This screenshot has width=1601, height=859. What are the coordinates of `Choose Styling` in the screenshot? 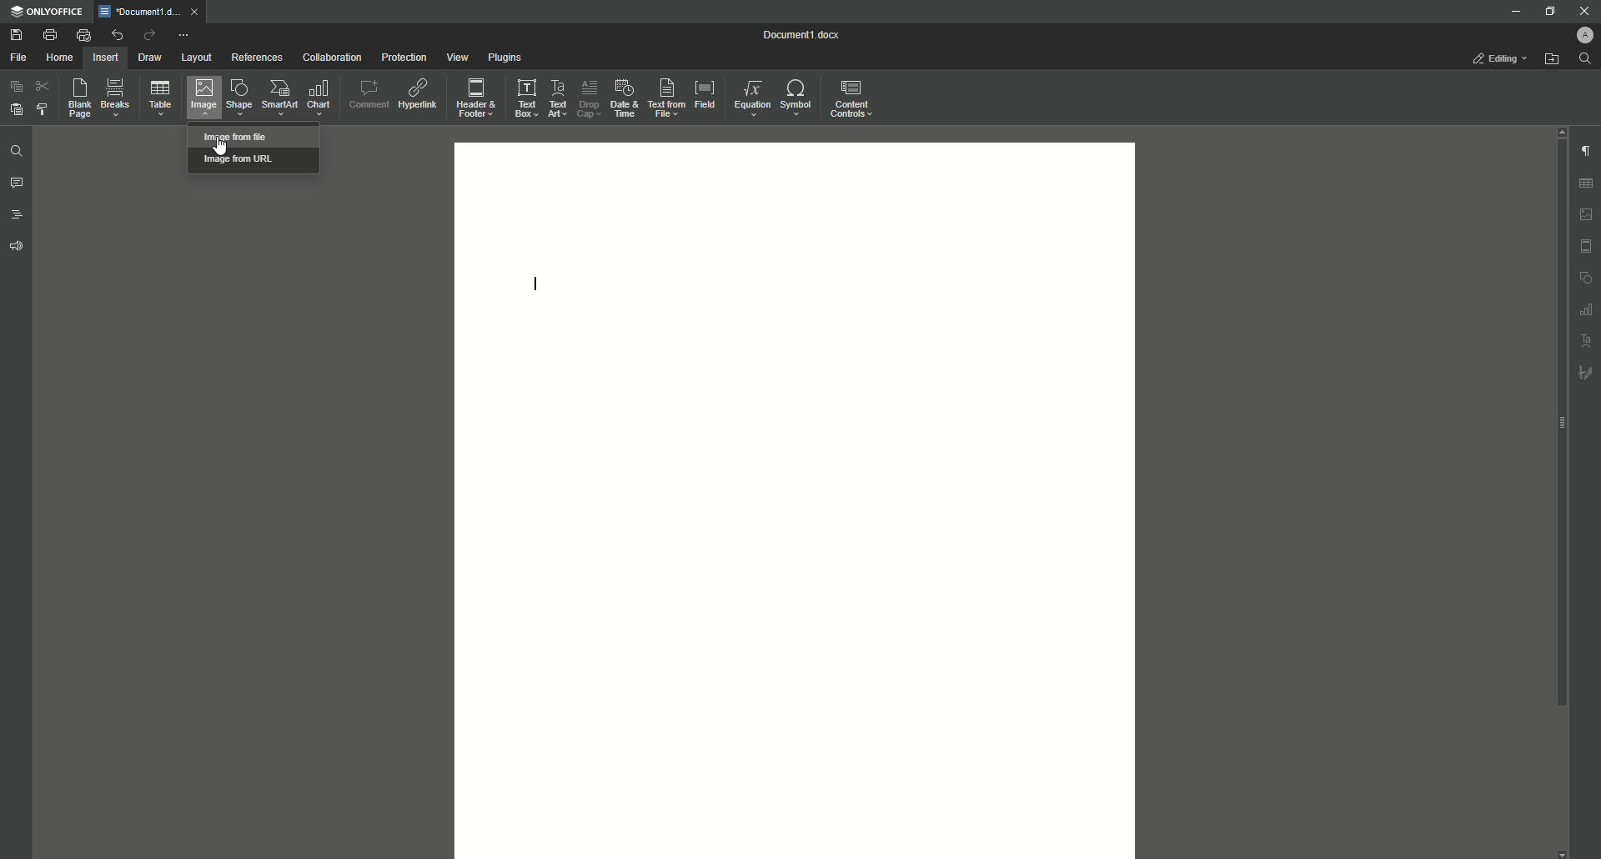 It's located at (43, 109).